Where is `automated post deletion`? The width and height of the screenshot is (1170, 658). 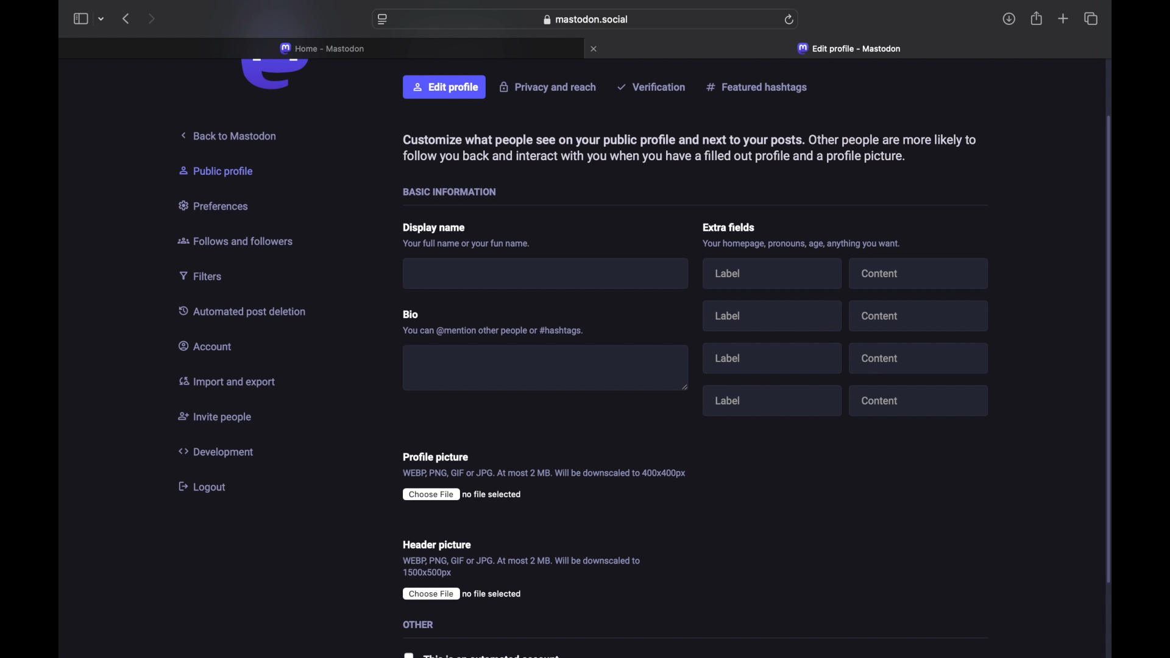
automated post deletion is located at coordinates (244, 310).